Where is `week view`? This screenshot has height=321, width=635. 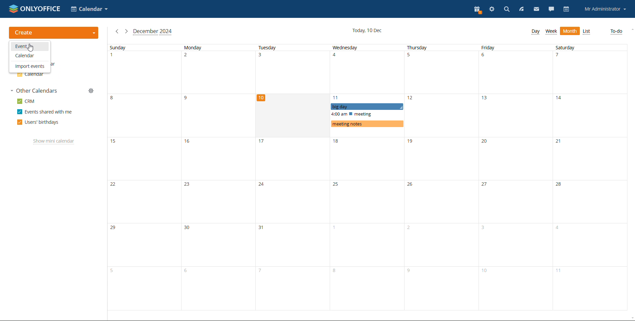
week view is located at coordinates (551, 31).